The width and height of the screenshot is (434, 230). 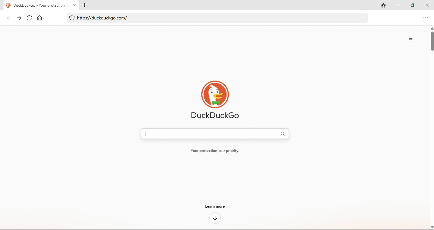 What do you see at coordinates (428, 4) in the screenshot?
I see `close` at bounding box center [428, 4].